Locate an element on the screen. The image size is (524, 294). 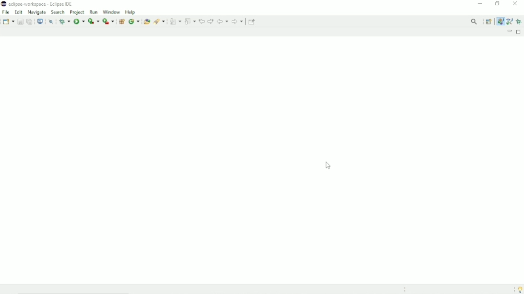
Edit is located at coordinates (19, 12).